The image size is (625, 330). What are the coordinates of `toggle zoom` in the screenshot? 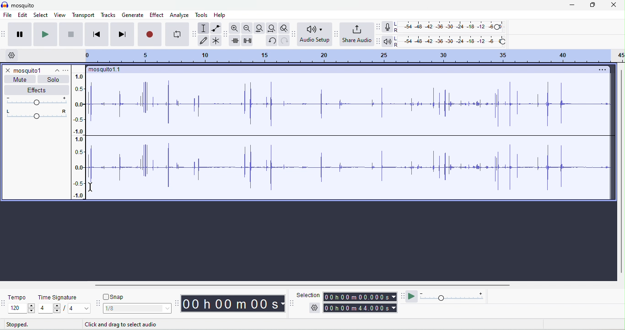 It's located at (285, 28).